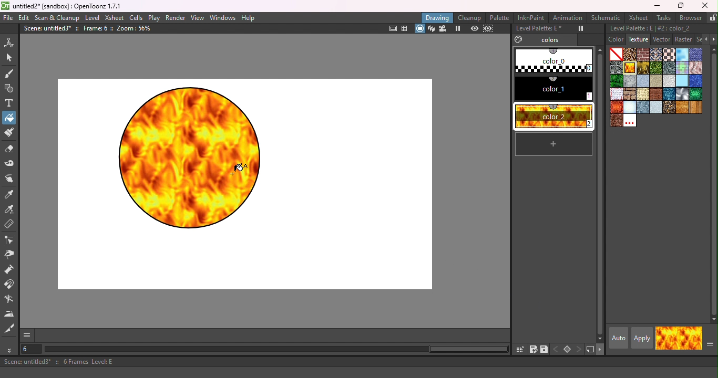  Describe the element at coordinates (643, 54) in the screenshot. I see `Brickwork.bmp` at that location.